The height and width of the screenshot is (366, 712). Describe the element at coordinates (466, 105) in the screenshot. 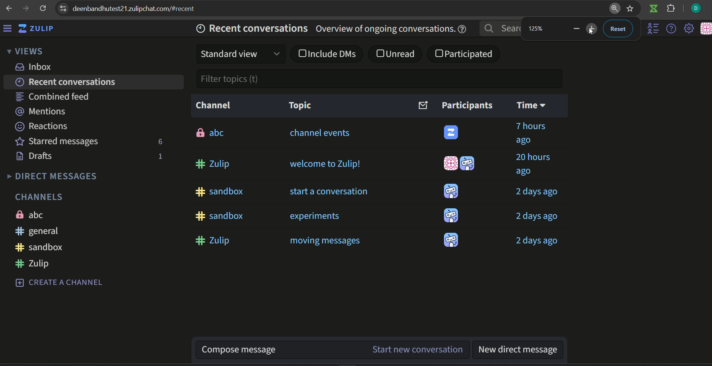

I see `text` at that location.